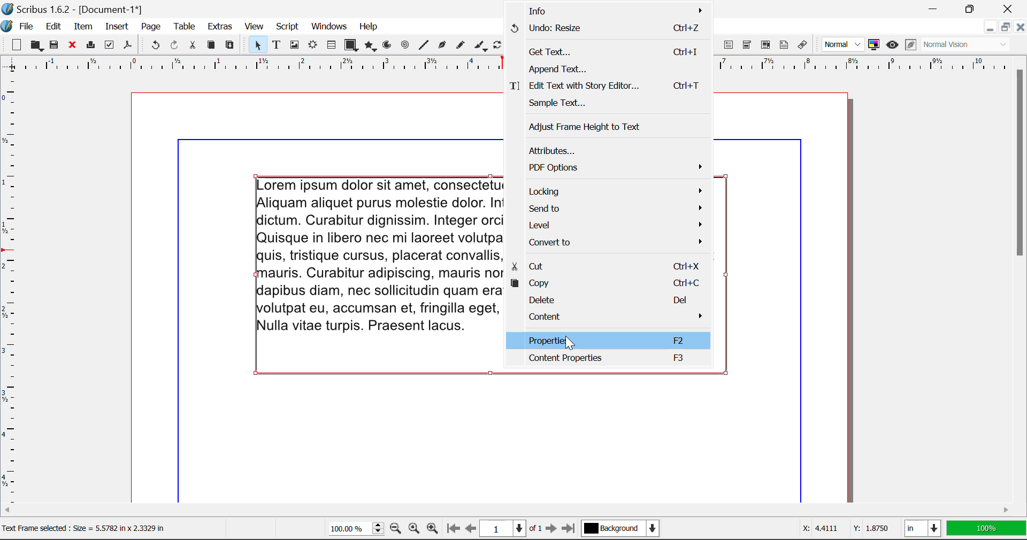 The width and height of the screenshot is (1027, 540). I want to click on Copy, so click(212, 45).